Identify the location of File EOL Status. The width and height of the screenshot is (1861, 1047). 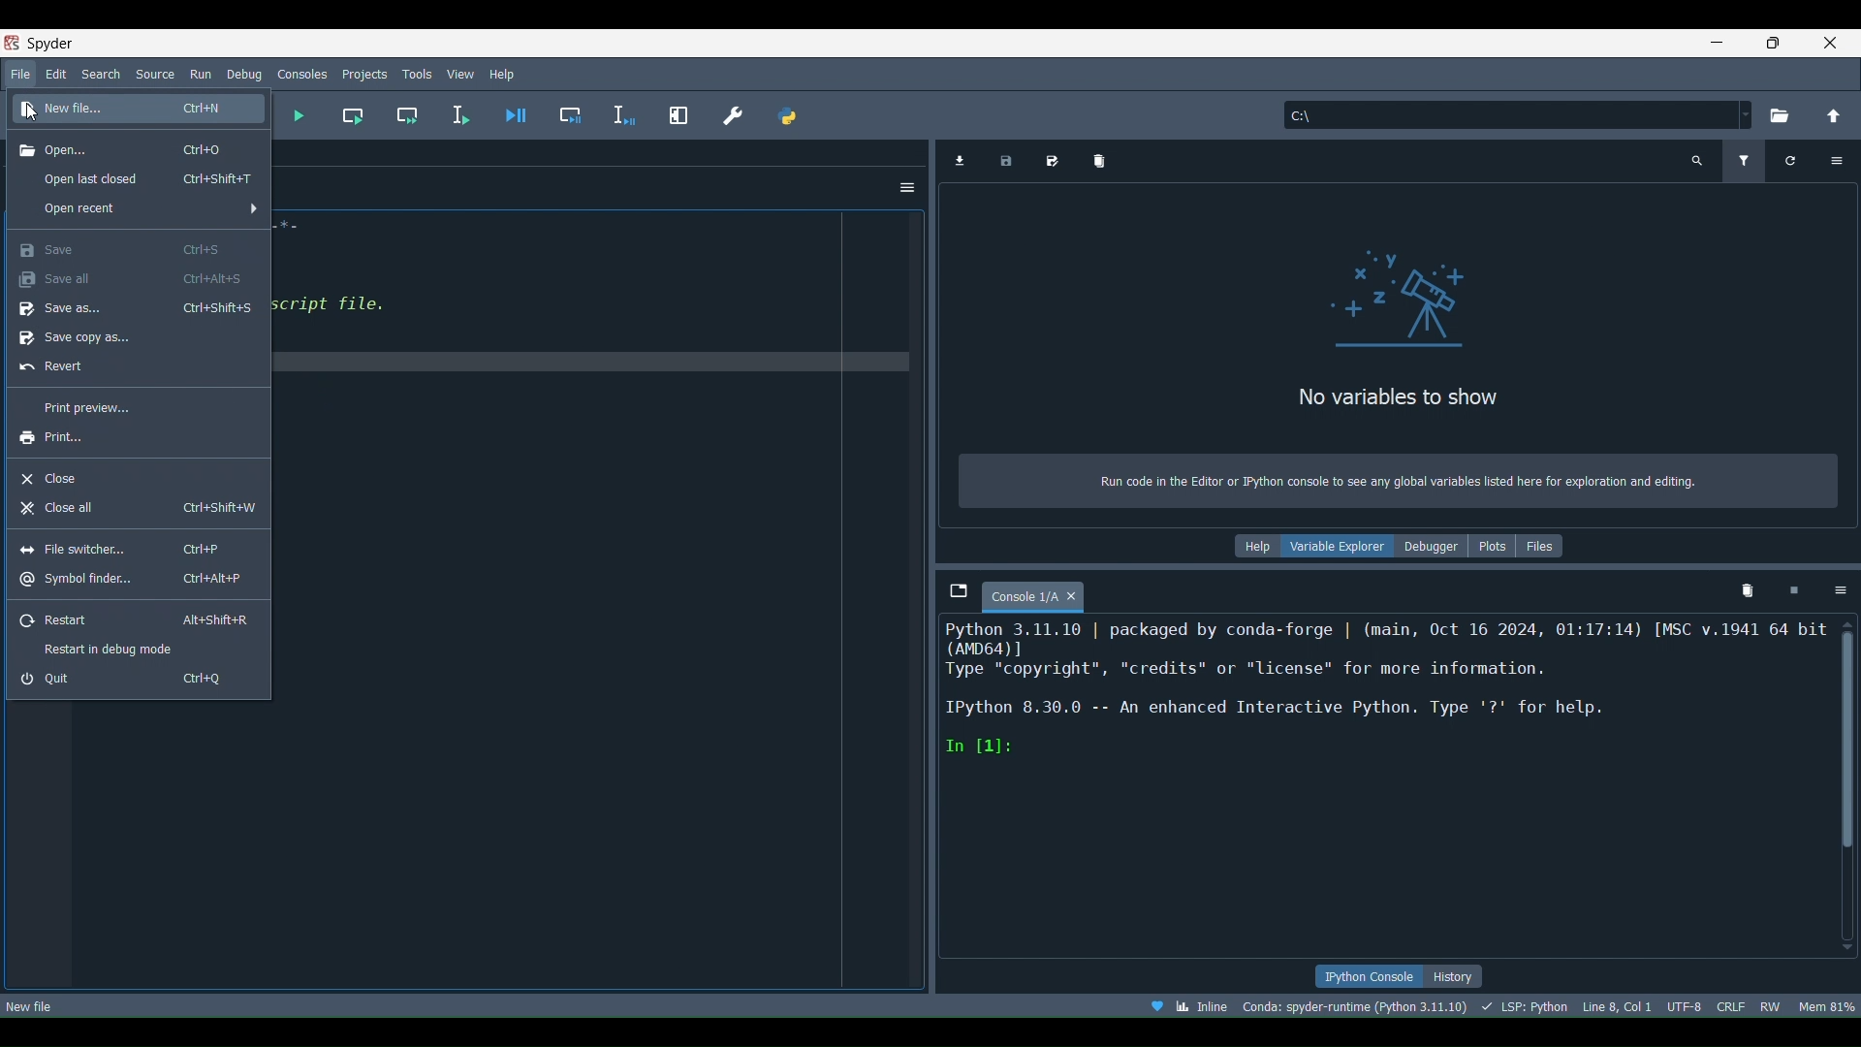
(1732, 1006).